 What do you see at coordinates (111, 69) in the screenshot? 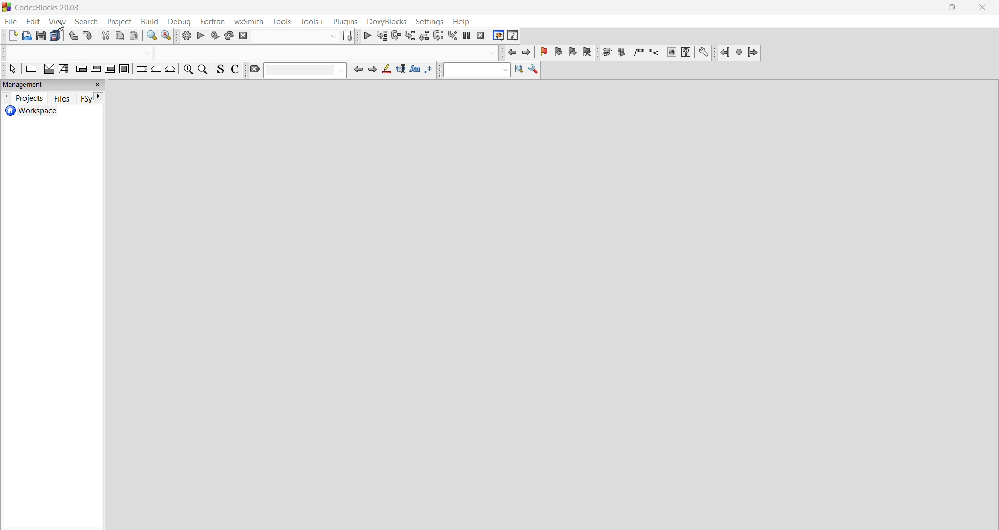
I see `counting loop ` at bounding box center [111, 69].